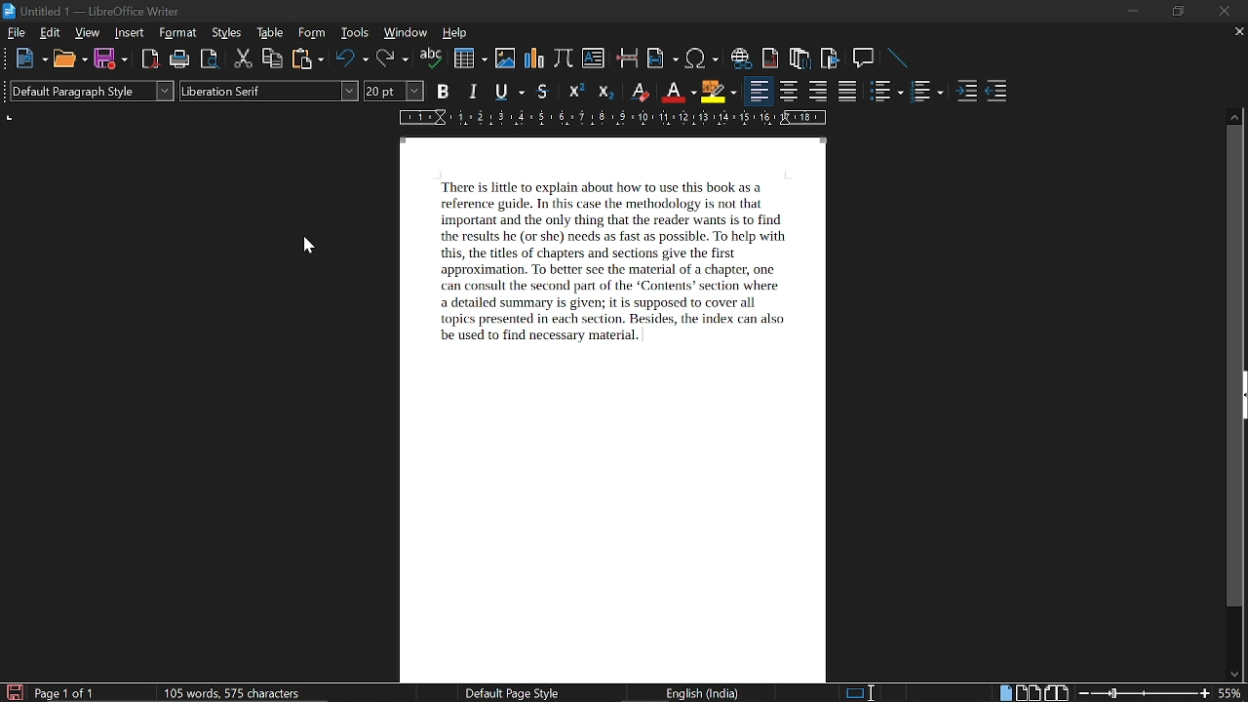  What do you see at coordinates (563, 59) in the screenshot?
I see `insert formula` at bounding box center [563, 59].